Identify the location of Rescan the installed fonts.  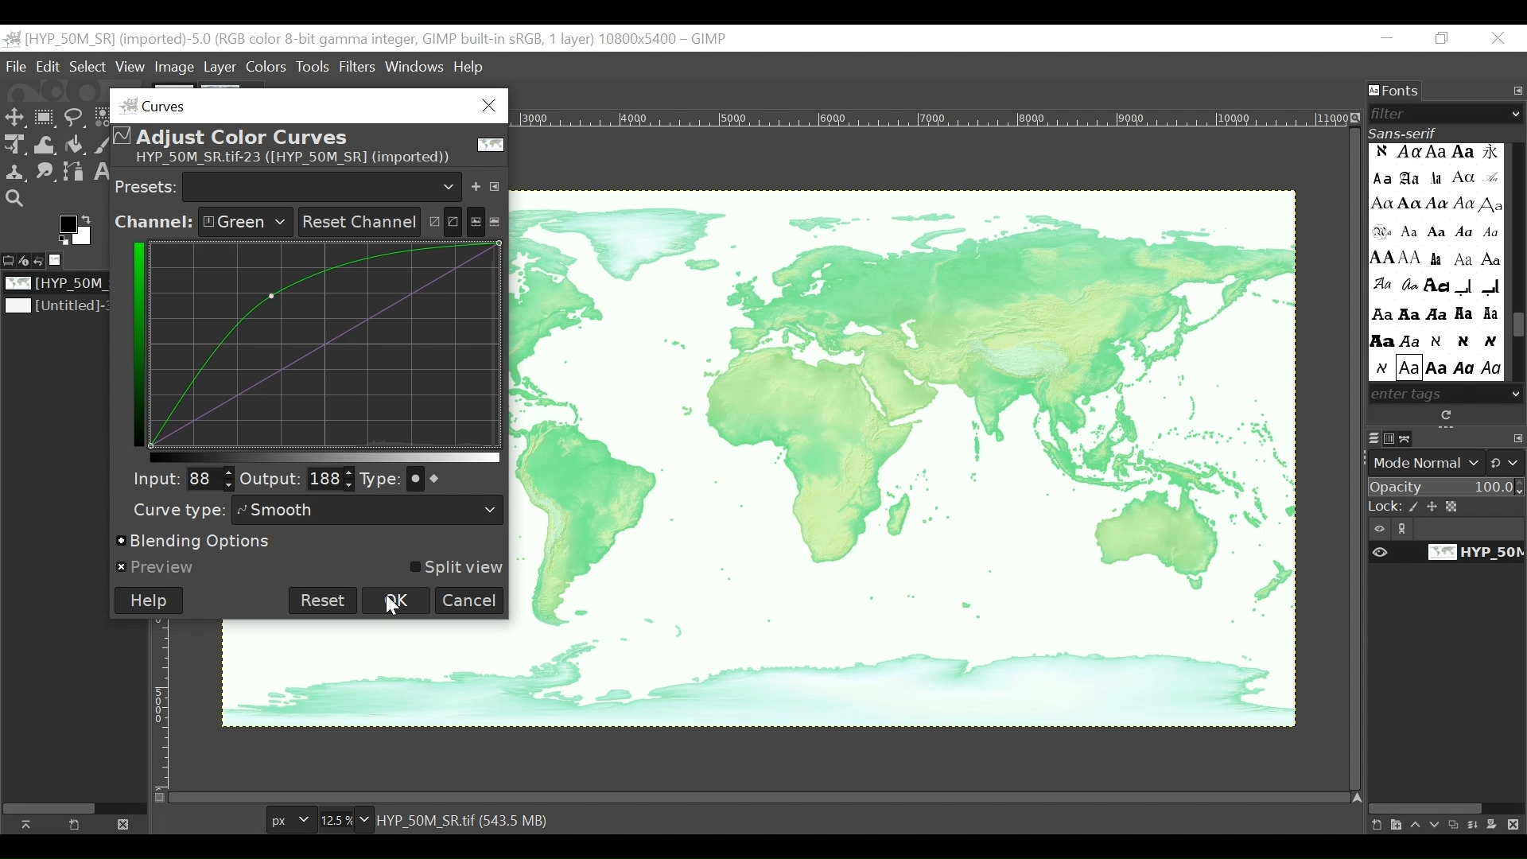
(1448, 415).